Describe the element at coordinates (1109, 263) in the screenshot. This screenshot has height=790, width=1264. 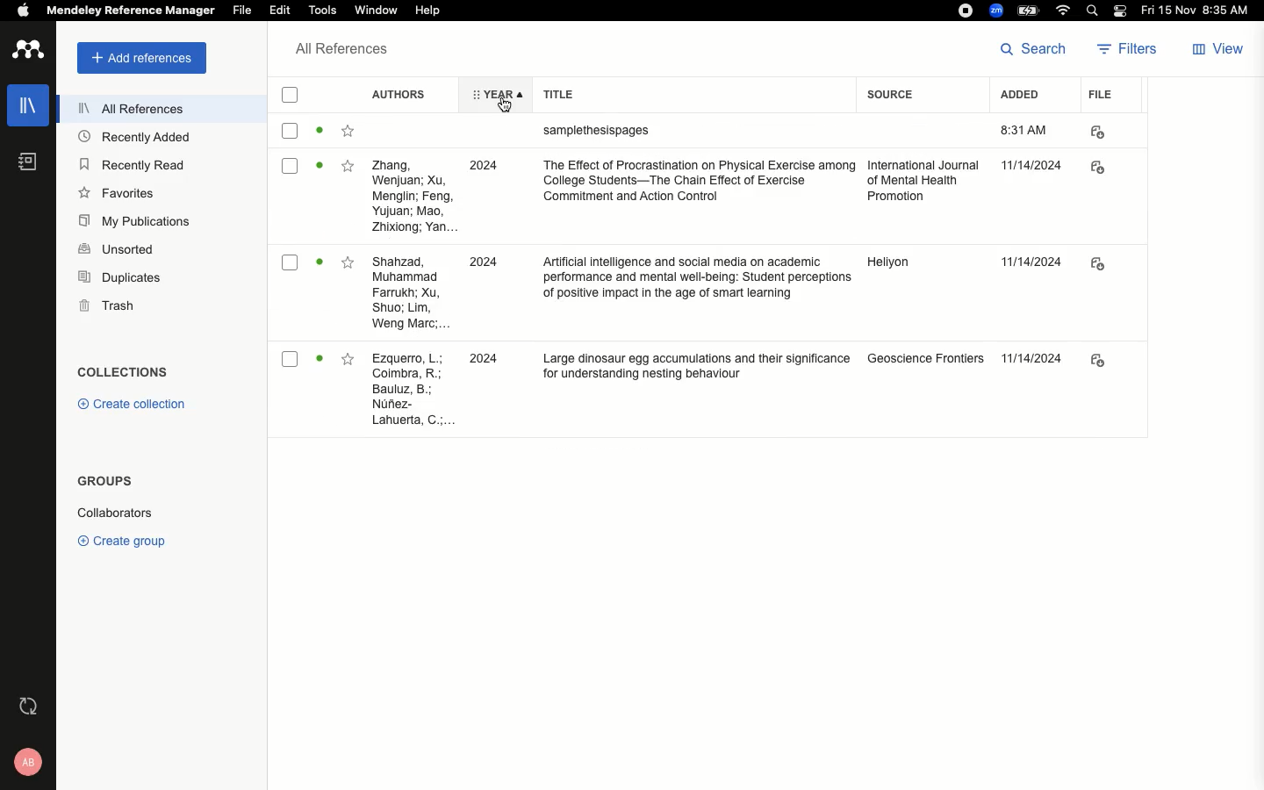
I see `file type` at that location.